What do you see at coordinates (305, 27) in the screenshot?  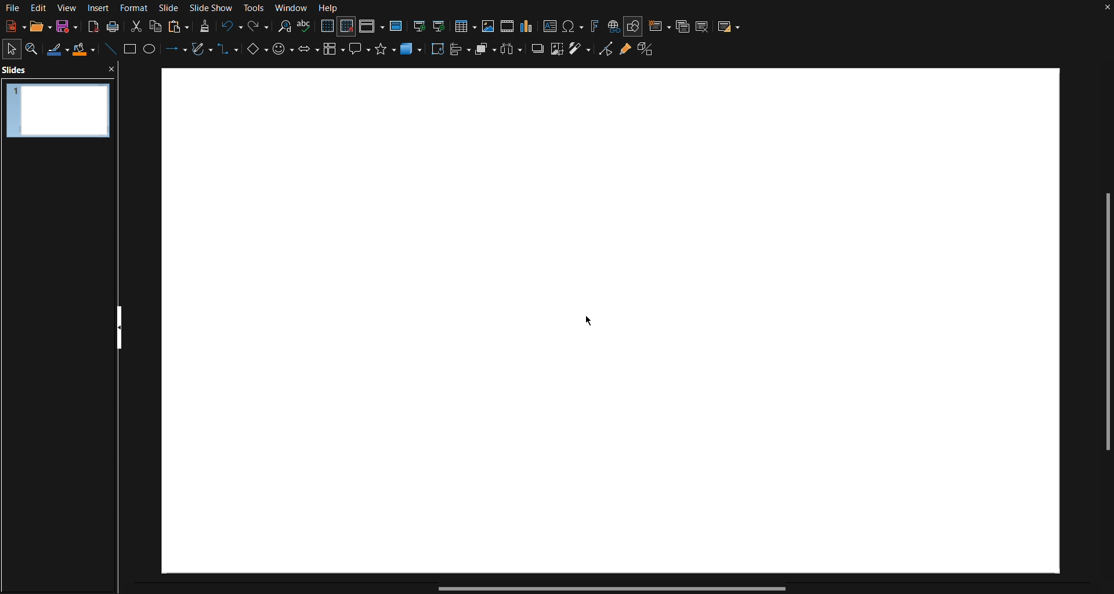 I see `Spellcheck` at bounding box center [305, 27].